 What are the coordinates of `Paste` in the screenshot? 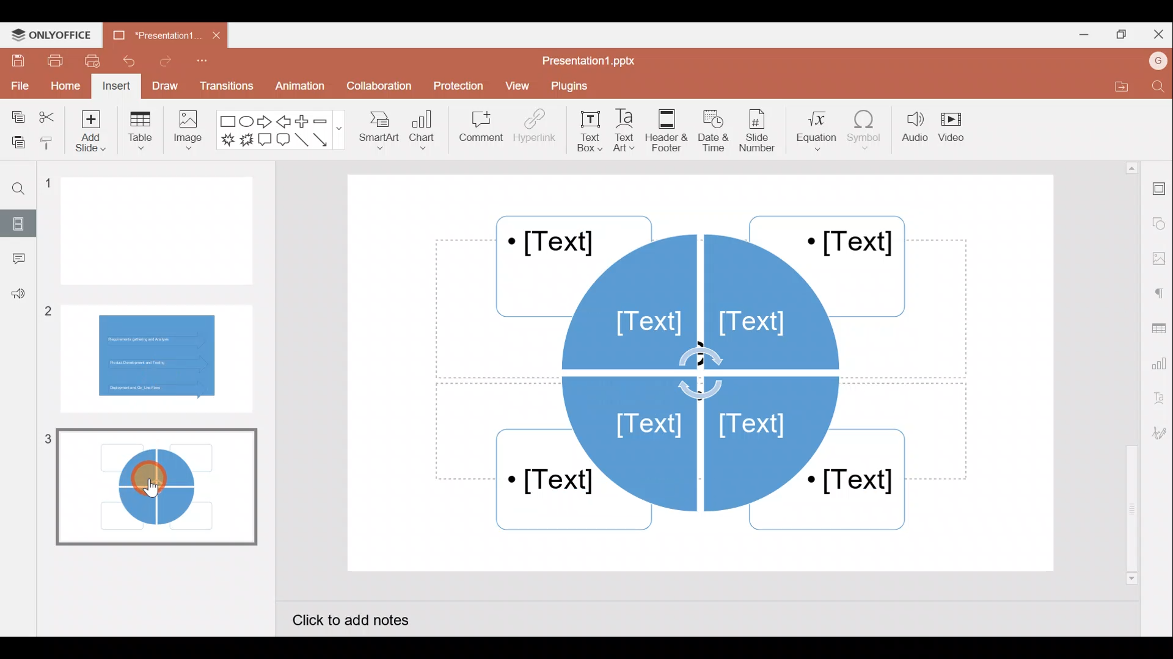 It's located at (16, 140).